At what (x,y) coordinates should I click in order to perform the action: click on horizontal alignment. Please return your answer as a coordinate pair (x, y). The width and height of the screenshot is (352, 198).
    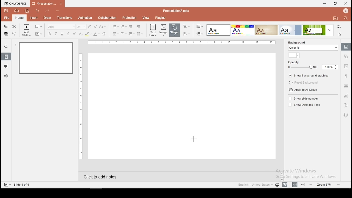
    Looking at the image, I should click on (116, 34).